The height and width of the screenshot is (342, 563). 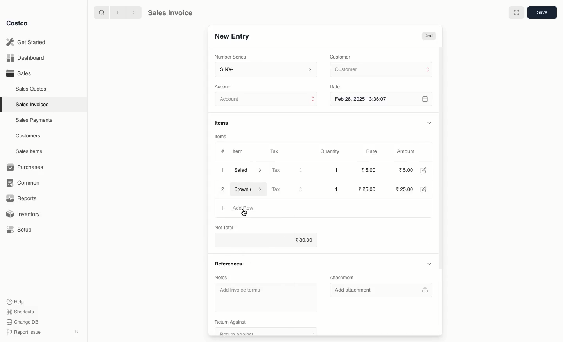 I want to click on Item, so click(x=239, y=152).